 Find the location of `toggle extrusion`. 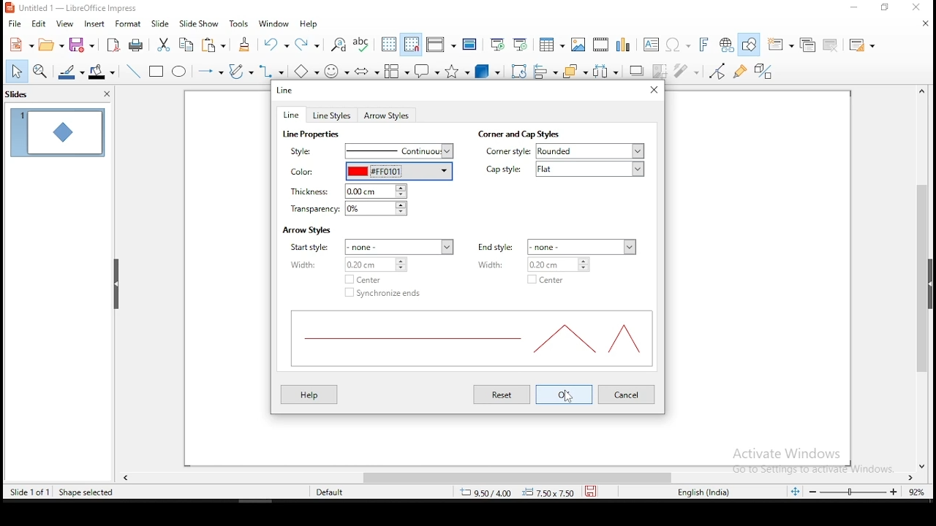

toggle extrusion is located at coordinates (764, 72).